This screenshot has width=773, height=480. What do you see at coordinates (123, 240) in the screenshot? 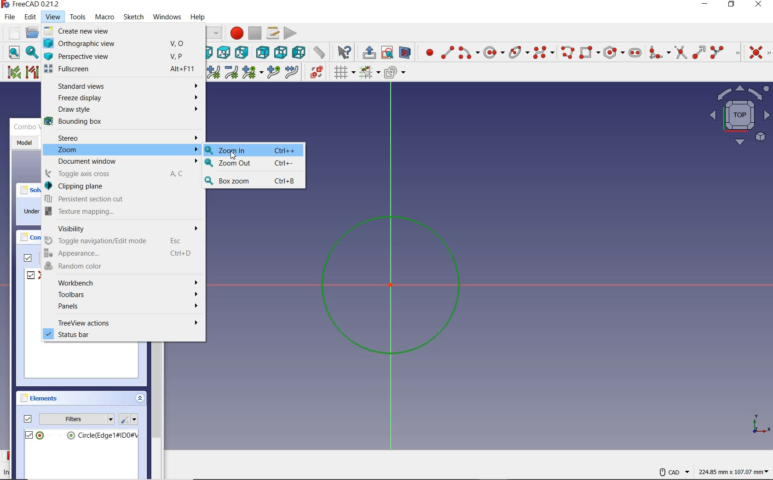
I see `Toggle navigation/Edit mode` at bounding box center [123, 240].